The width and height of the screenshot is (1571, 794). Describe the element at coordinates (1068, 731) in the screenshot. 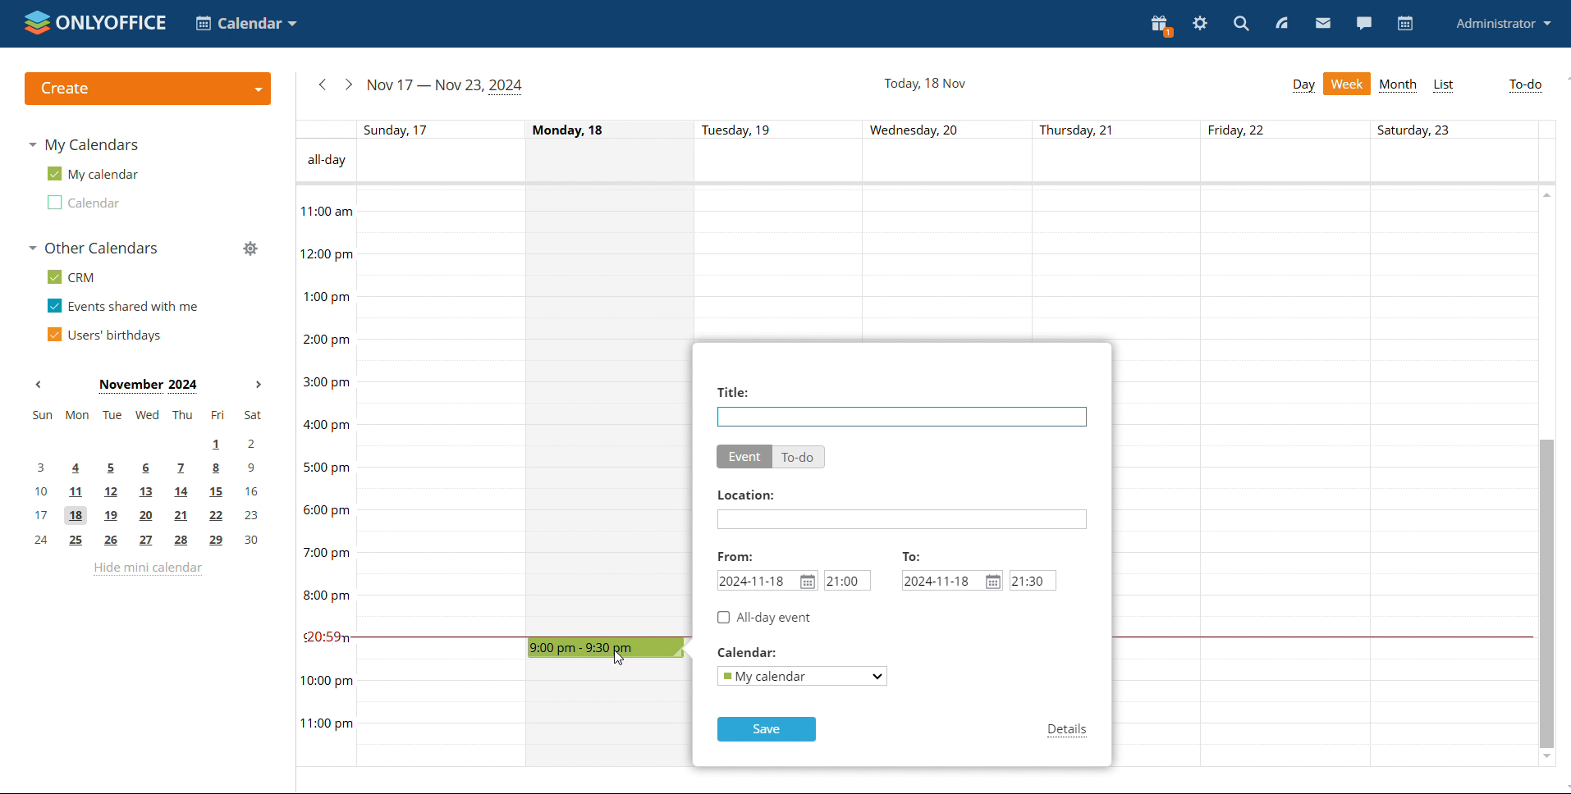

I see `details` at that location.